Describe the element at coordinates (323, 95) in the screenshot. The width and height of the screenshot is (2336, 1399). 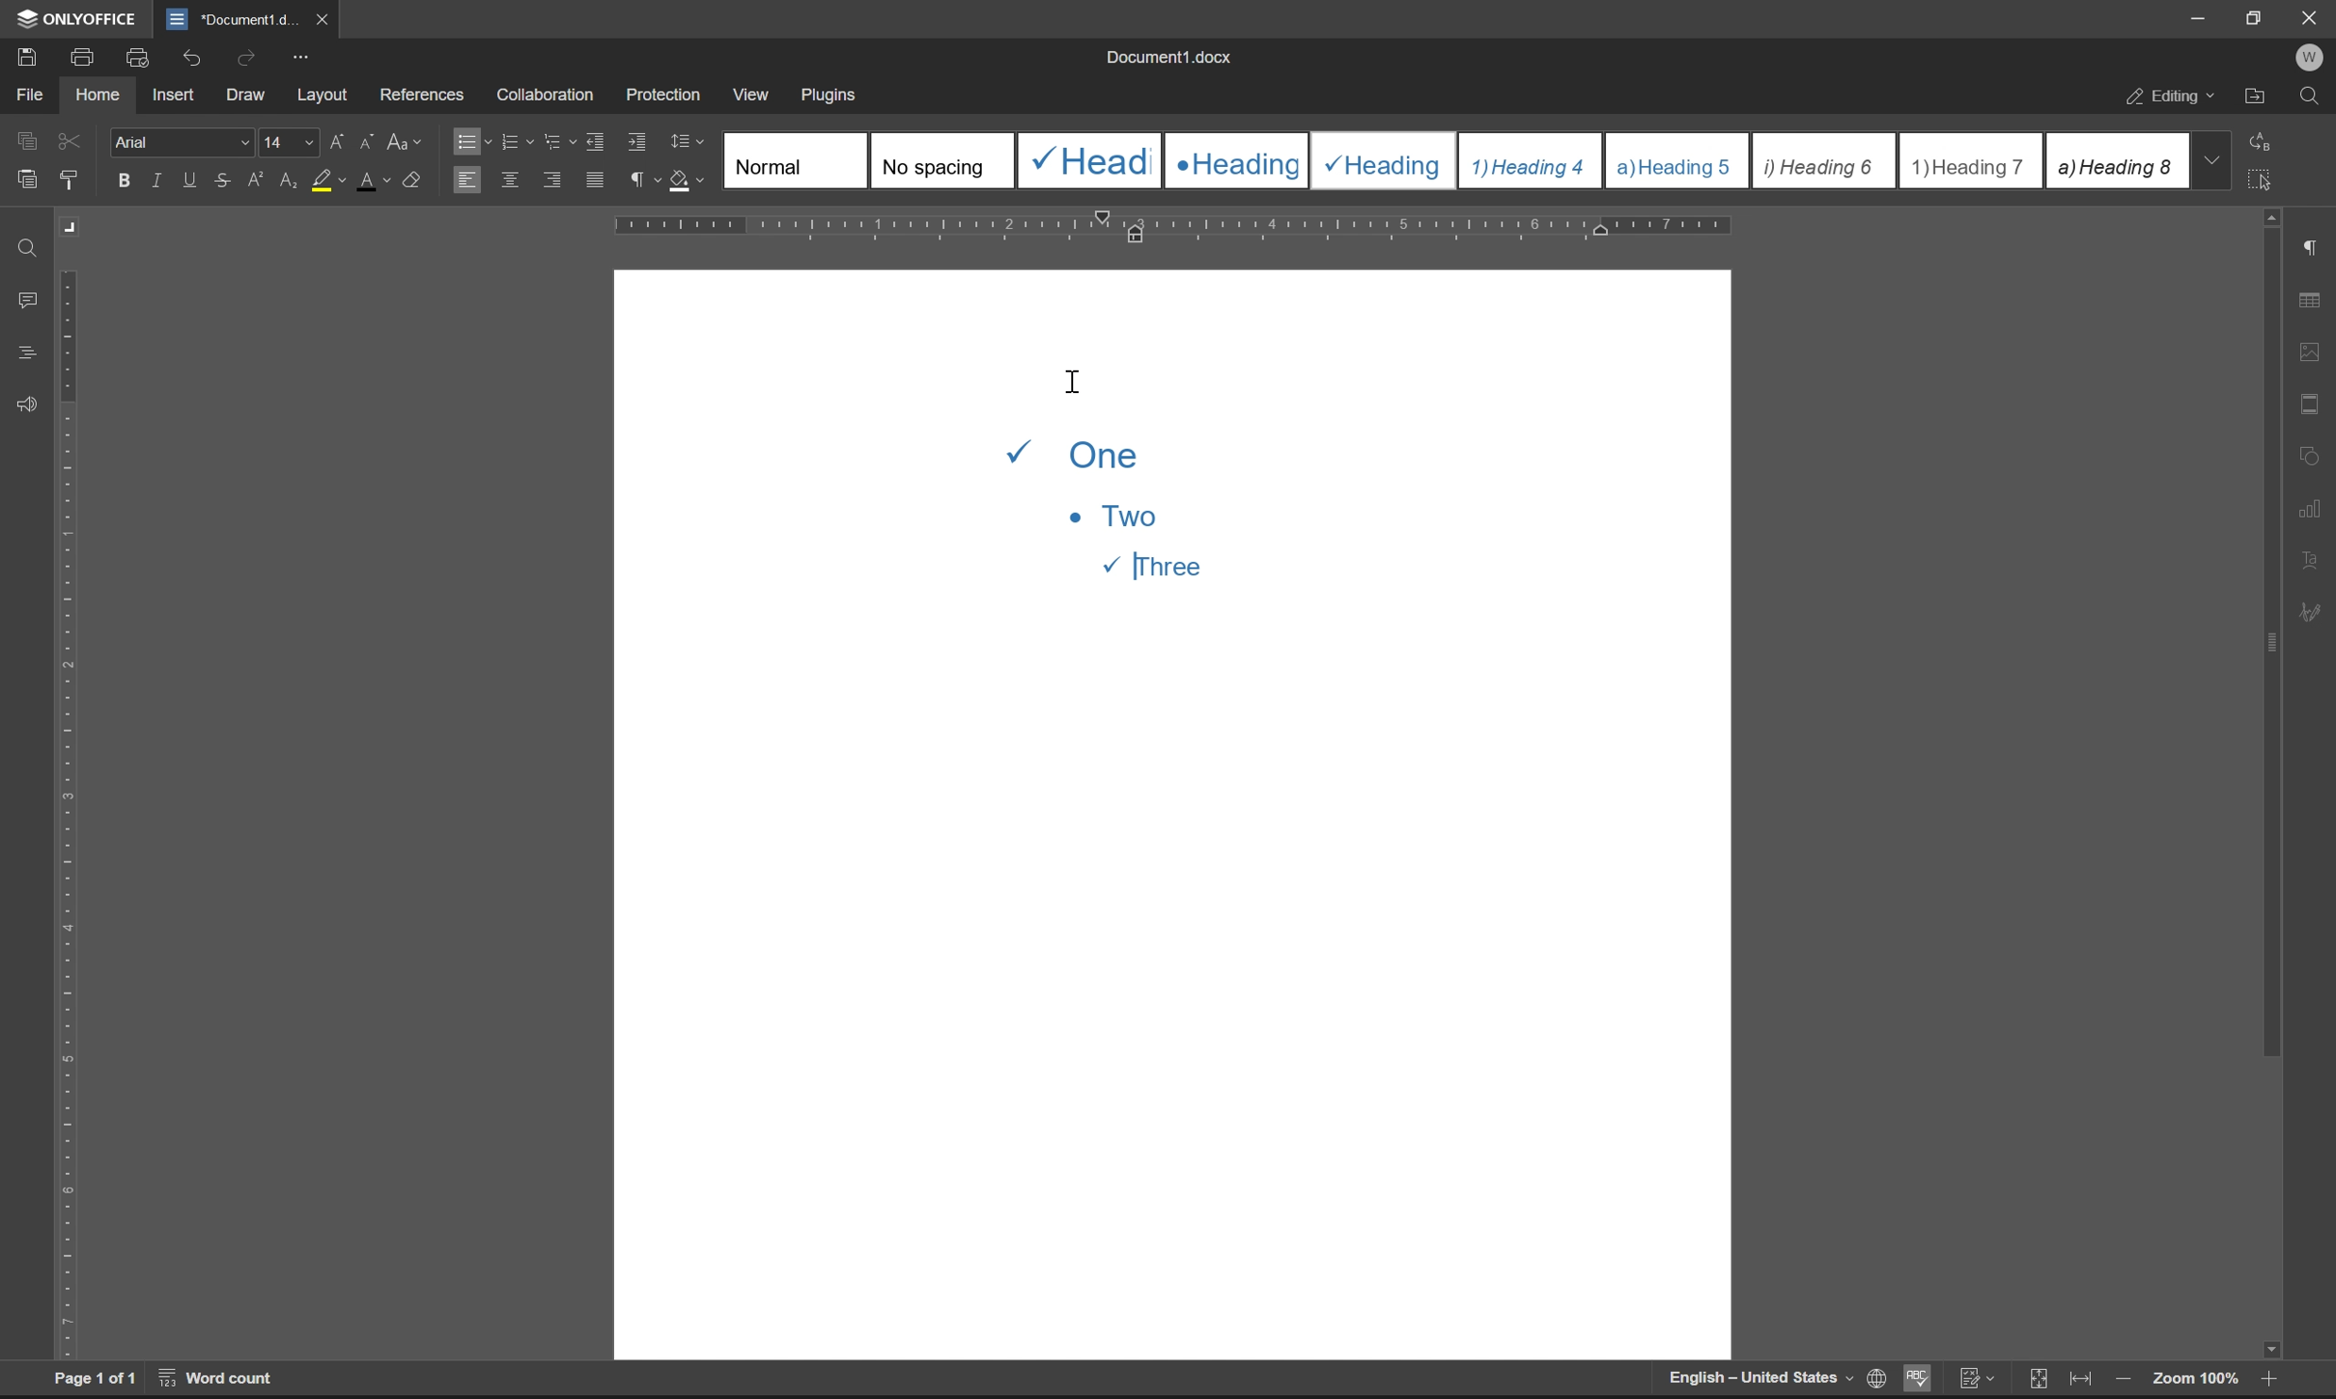
I see `layout` at that location.